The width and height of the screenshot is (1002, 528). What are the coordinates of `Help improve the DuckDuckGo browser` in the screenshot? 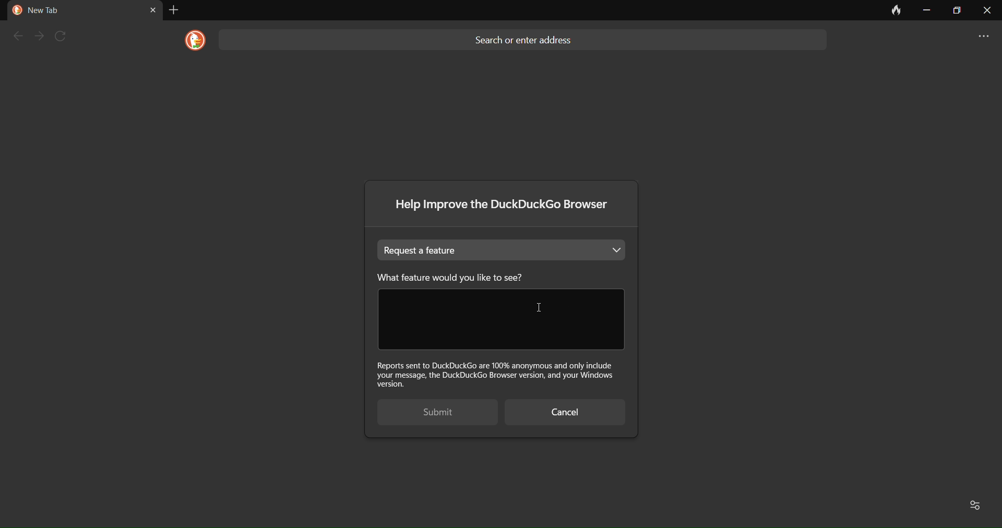 It's located at (505, 207).